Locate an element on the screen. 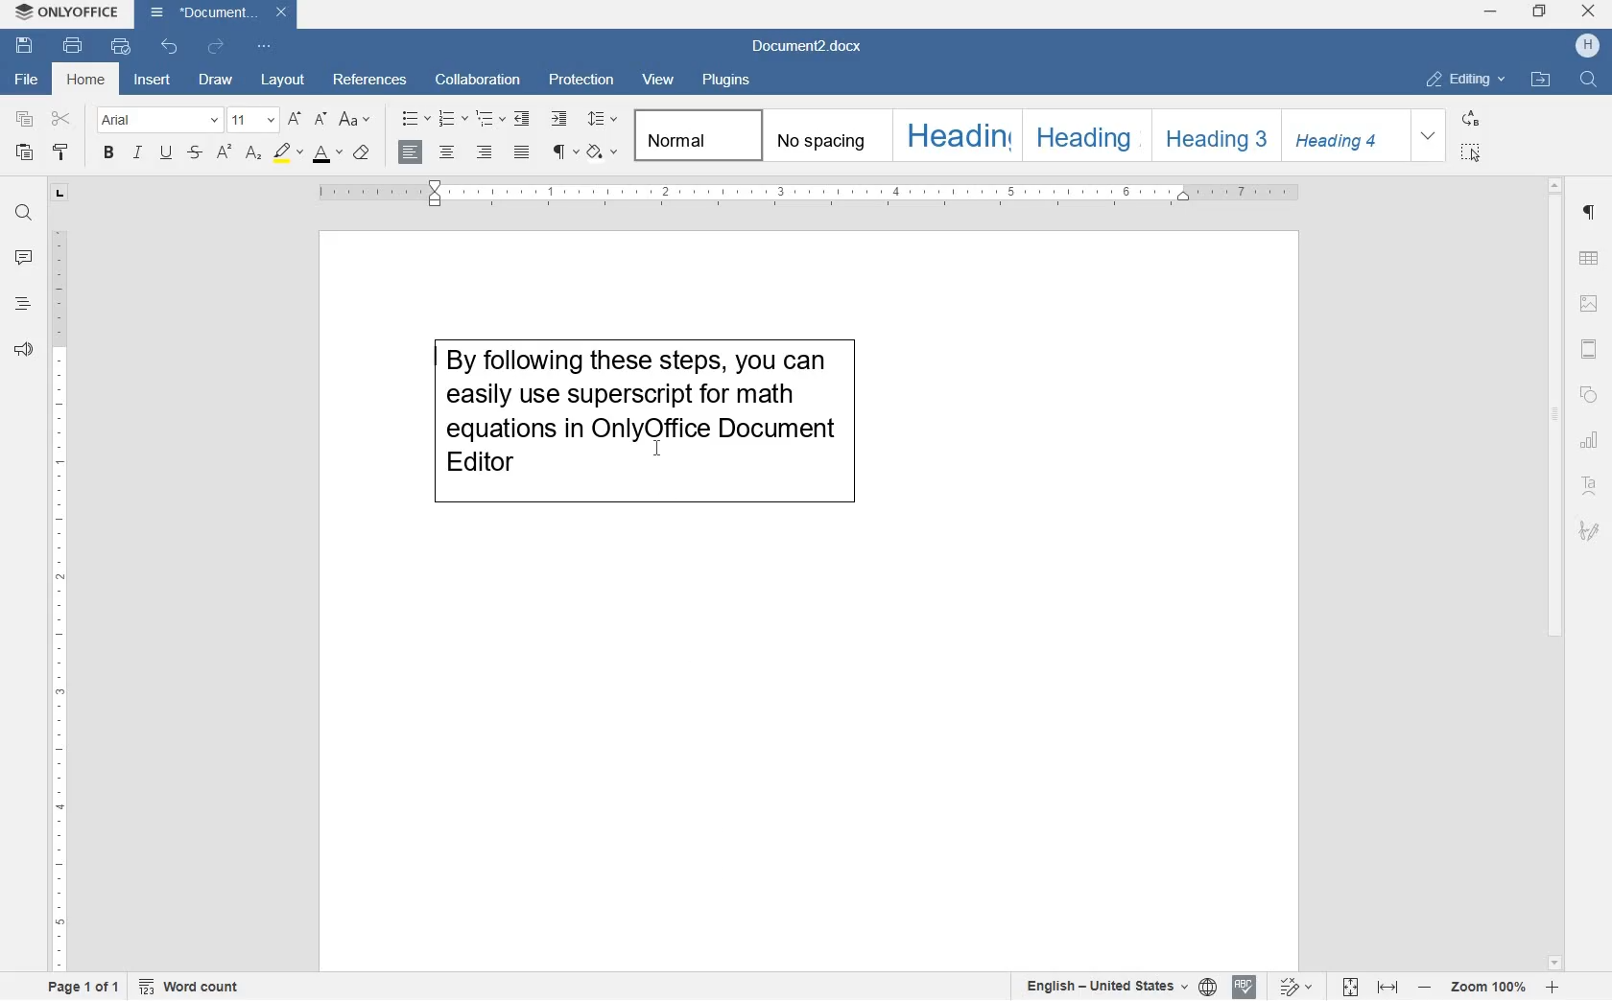  customize quick access toolbar is located at coordinates (265, 47).